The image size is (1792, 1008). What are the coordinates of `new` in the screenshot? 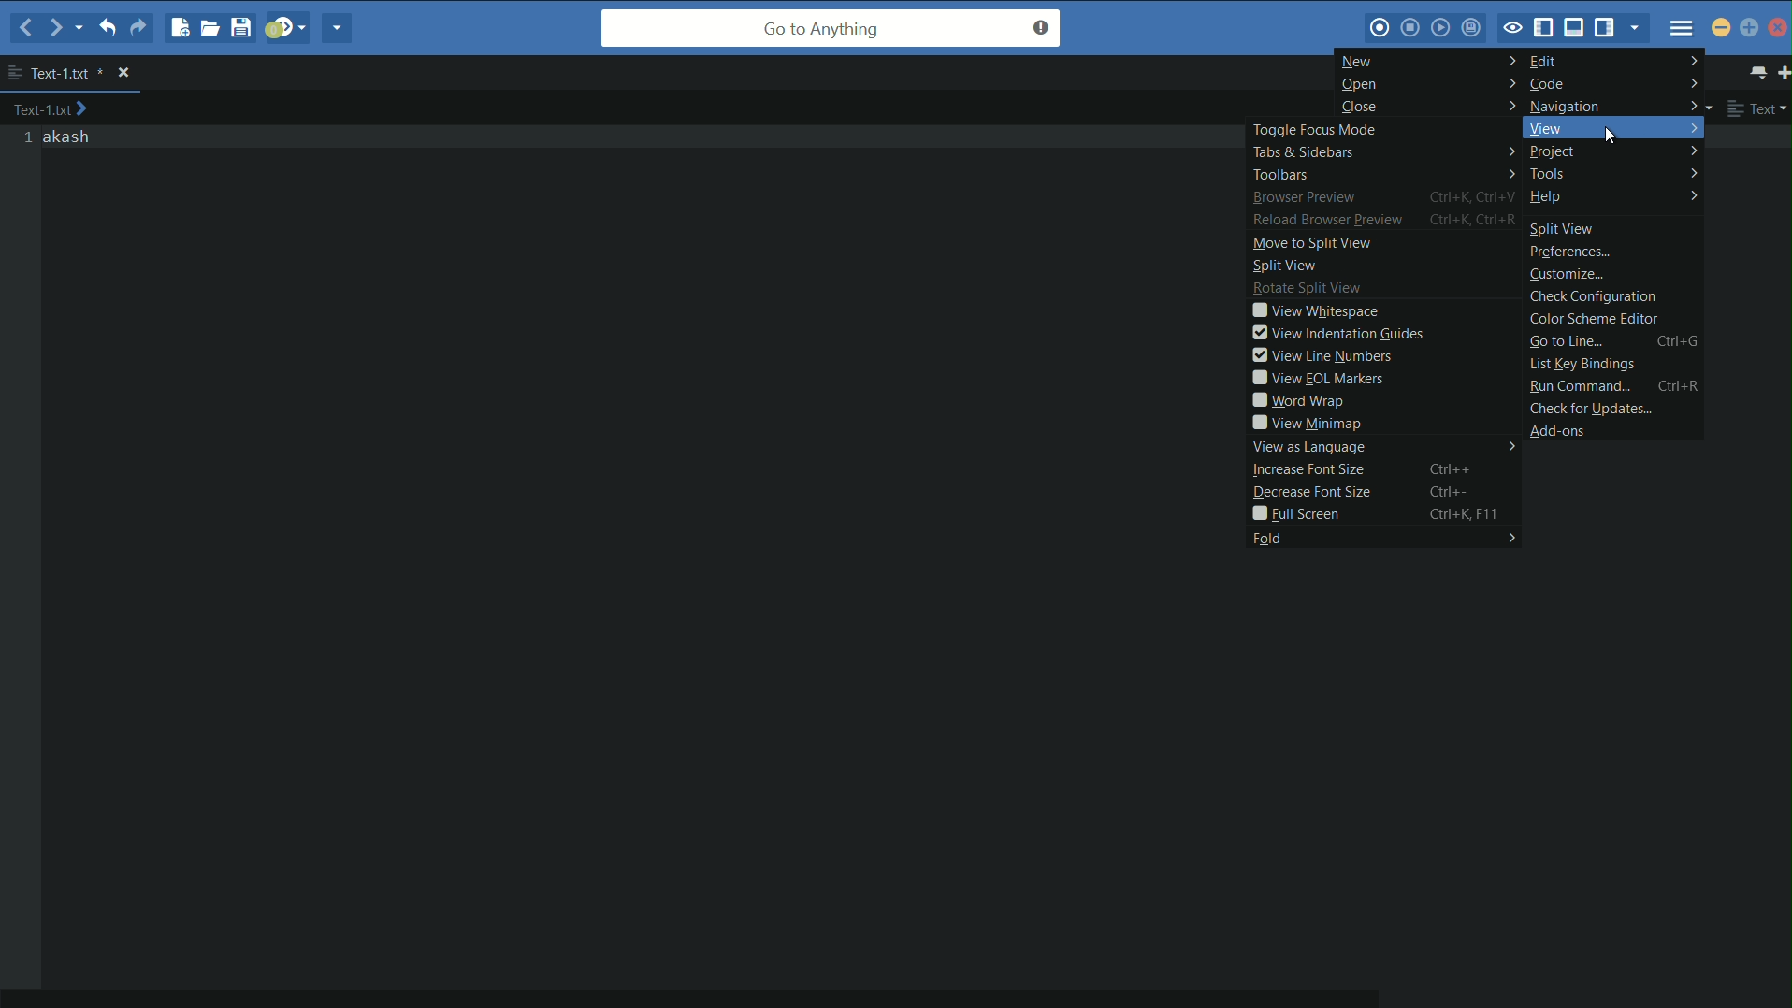 It's located at (1427, 61).